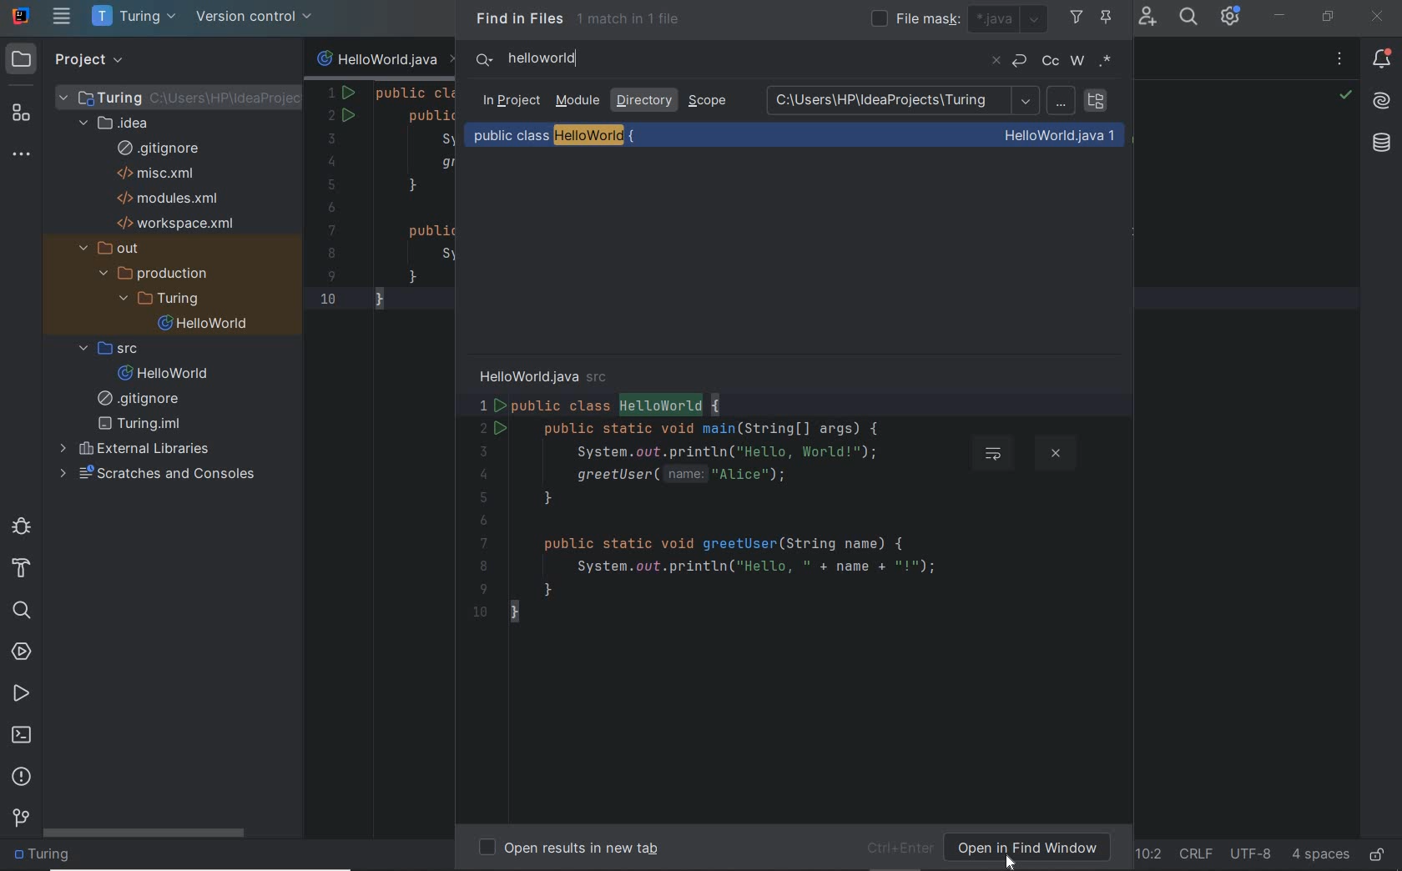  Describe the element at coordinates (119, 122) in the screenshot. I see `idea` at that location.